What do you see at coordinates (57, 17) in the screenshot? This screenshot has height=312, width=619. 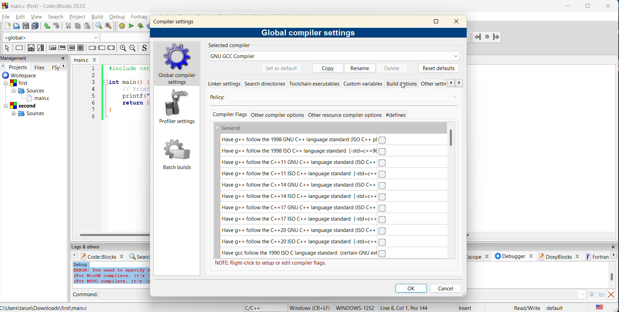 I see `search` at bounding box center [57, 17].